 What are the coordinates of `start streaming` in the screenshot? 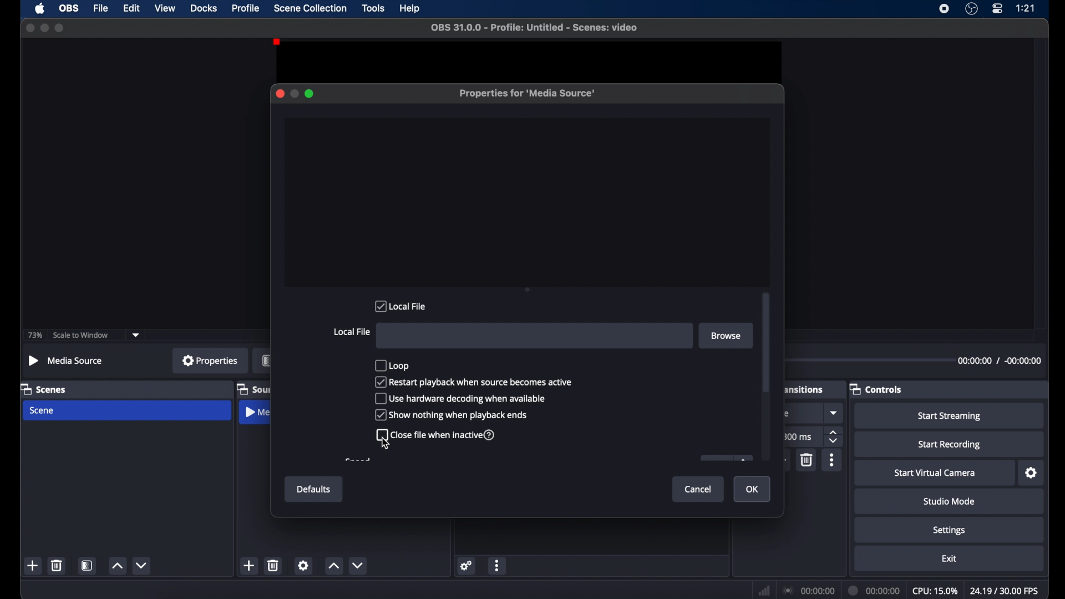 It's located at (951, 415).